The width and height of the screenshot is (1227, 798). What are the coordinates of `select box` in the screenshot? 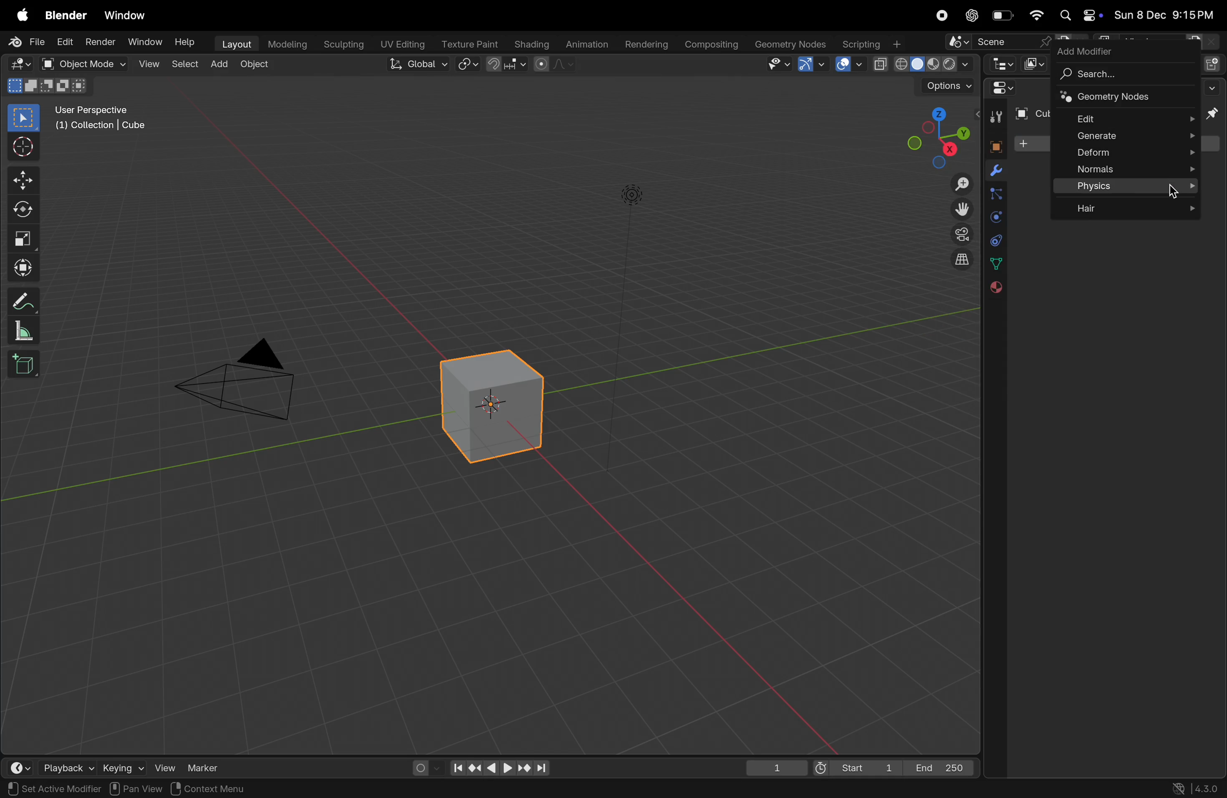 It's located at (24, 118).